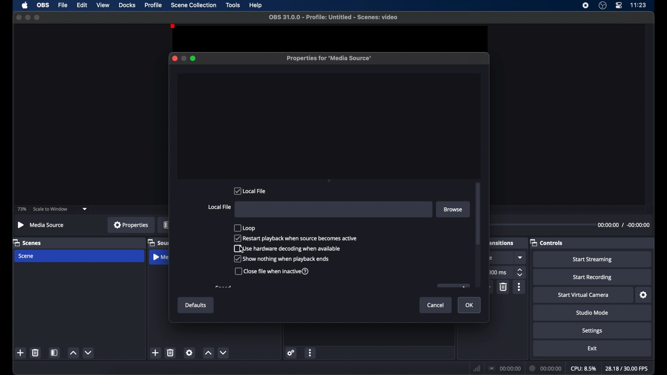 Image resolution: width=667 pixels, height=375 pixels. Describe the element at coordinates (488, 258) in the screenshot. I see `obscure text` at that location.